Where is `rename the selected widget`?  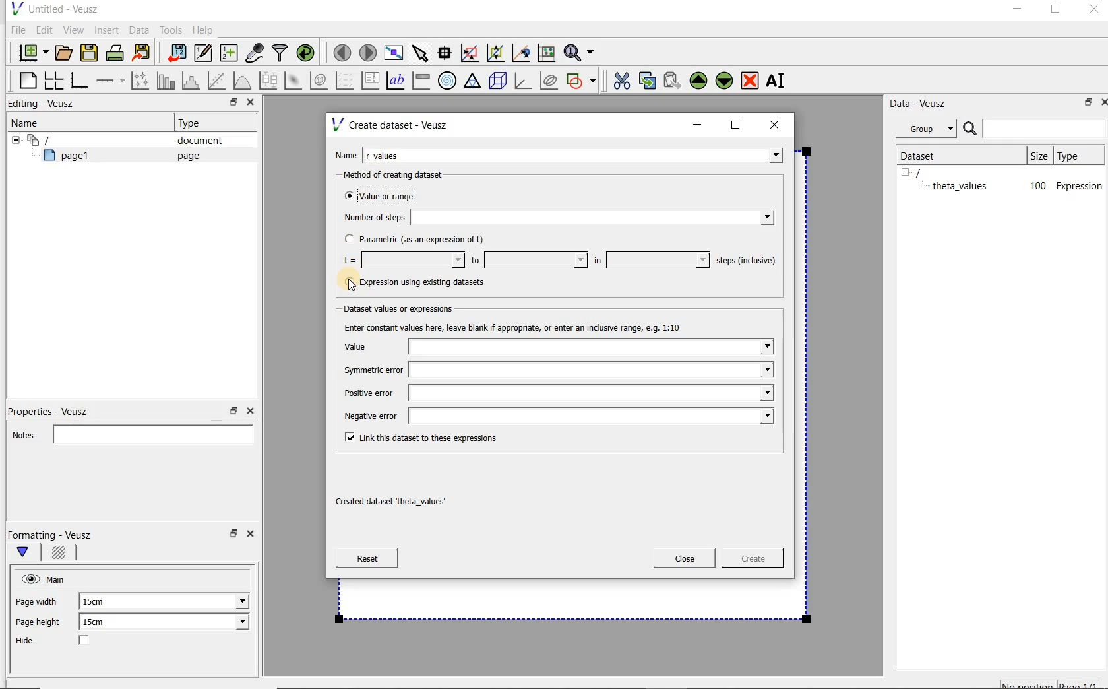
rename the selected widget is located at coordinates (778, 81).